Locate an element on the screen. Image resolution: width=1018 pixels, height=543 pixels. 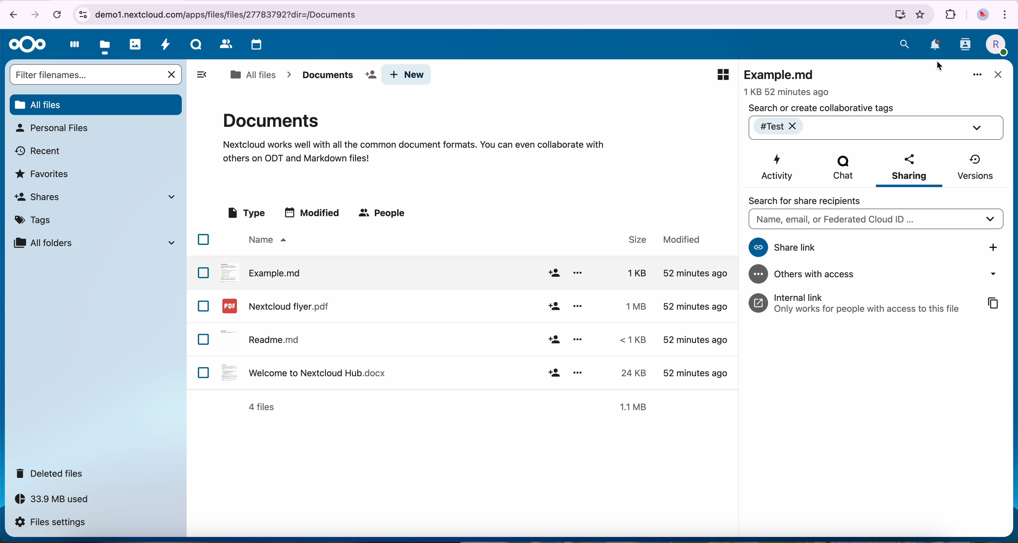
customize and control Google Chrome is located at coordinates (1007, 13).